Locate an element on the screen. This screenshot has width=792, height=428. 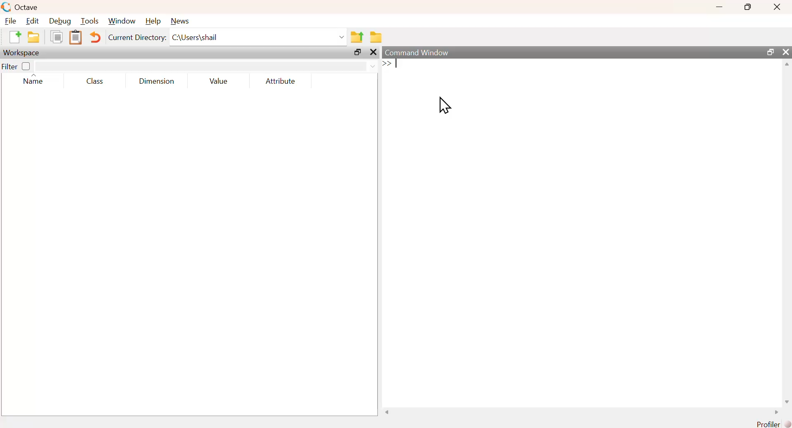
octave is located at coordinates (21, 7).